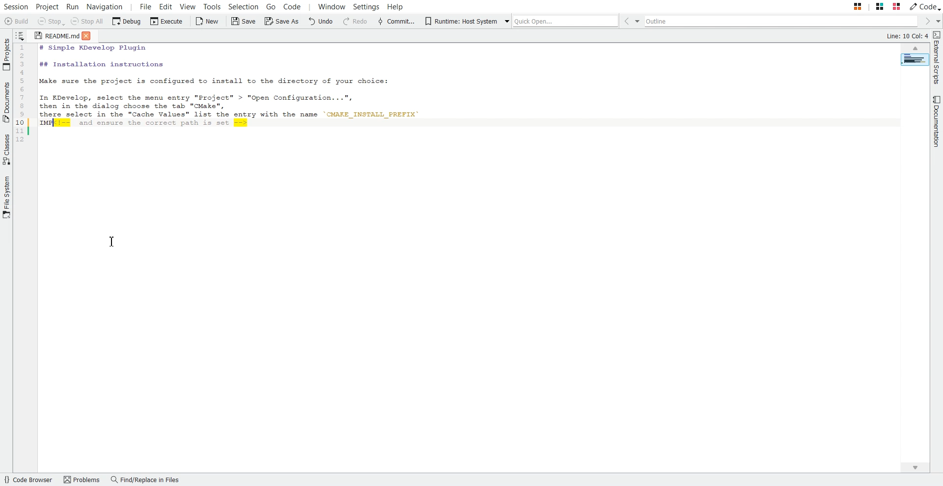 This screenshot has width=943, height=486. I want to click on Runtime: Host System, so click(460, 22).